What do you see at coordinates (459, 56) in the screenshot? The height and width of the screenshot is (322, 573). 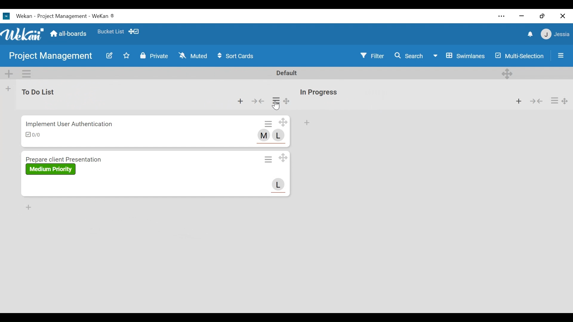 I see `Board View` at bounding box center [459, 56].